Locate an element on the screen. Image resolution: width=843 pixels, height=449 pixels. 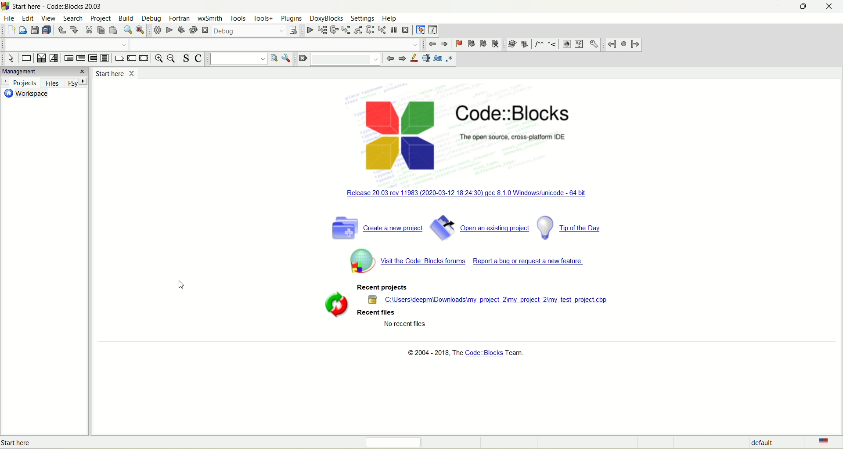
previous bookmark is located at coordinates (471, 44).